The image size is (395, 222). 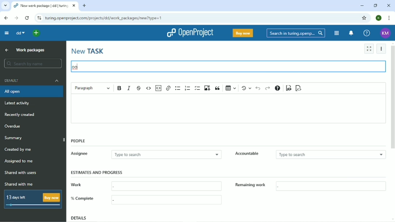 I want to click on Reload this page, so click(x=27, y=18).